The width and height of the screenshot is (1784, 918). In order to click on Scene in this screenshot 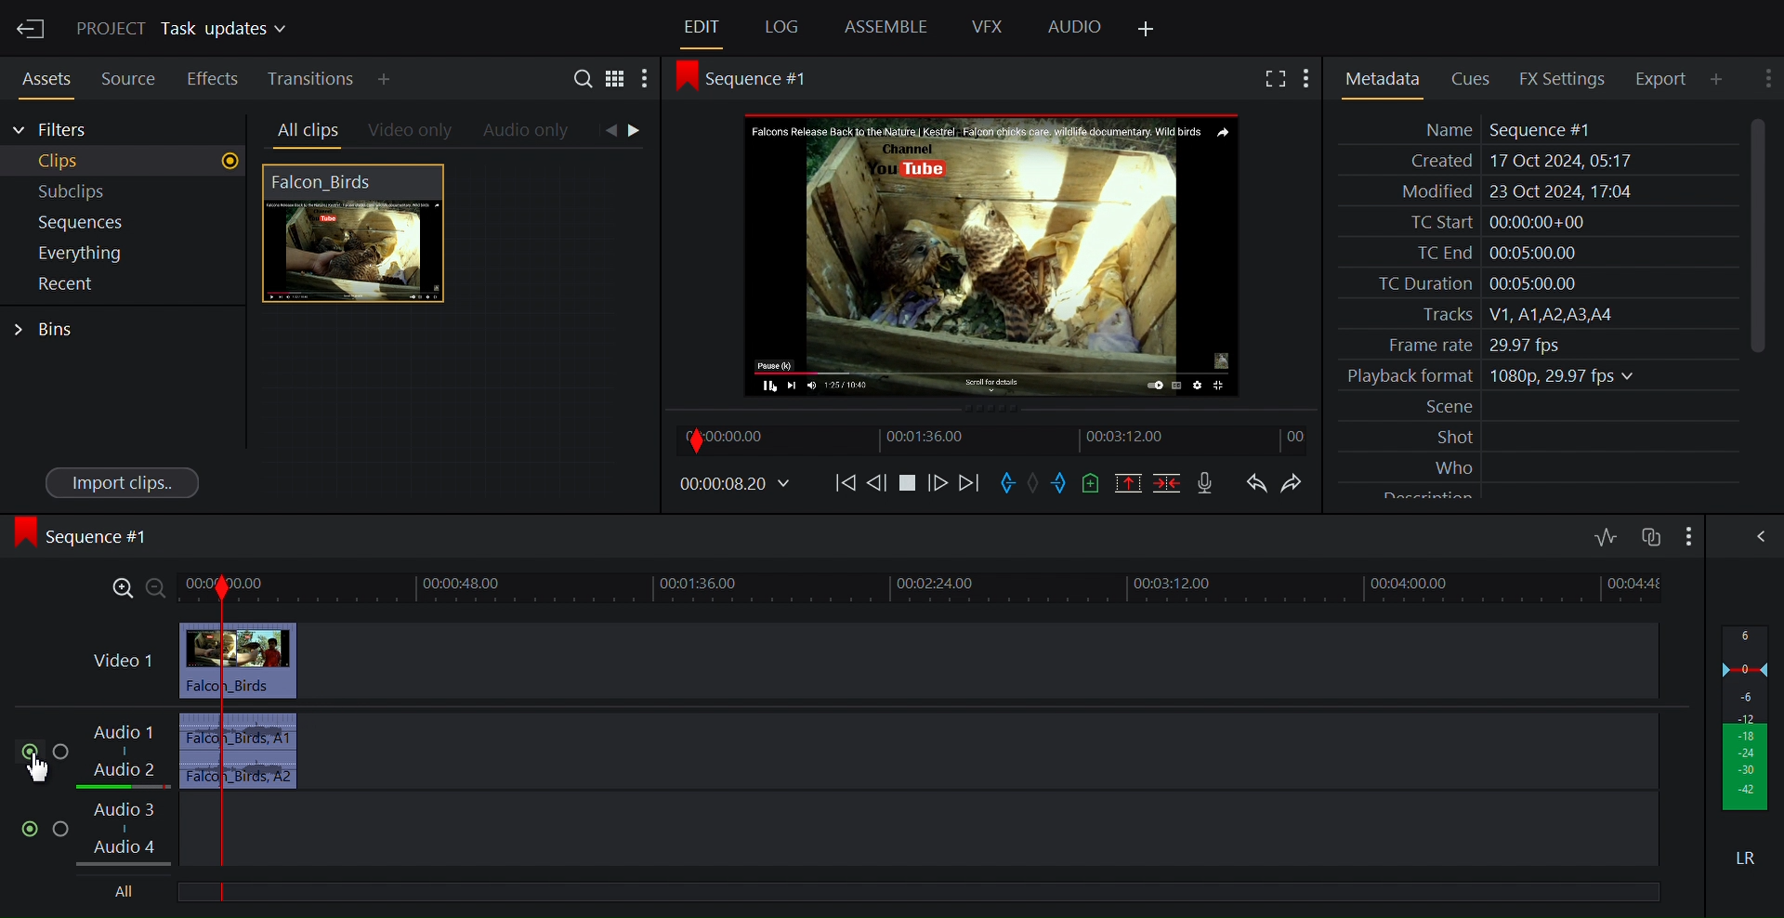, I will do `click(1541, 407)`.